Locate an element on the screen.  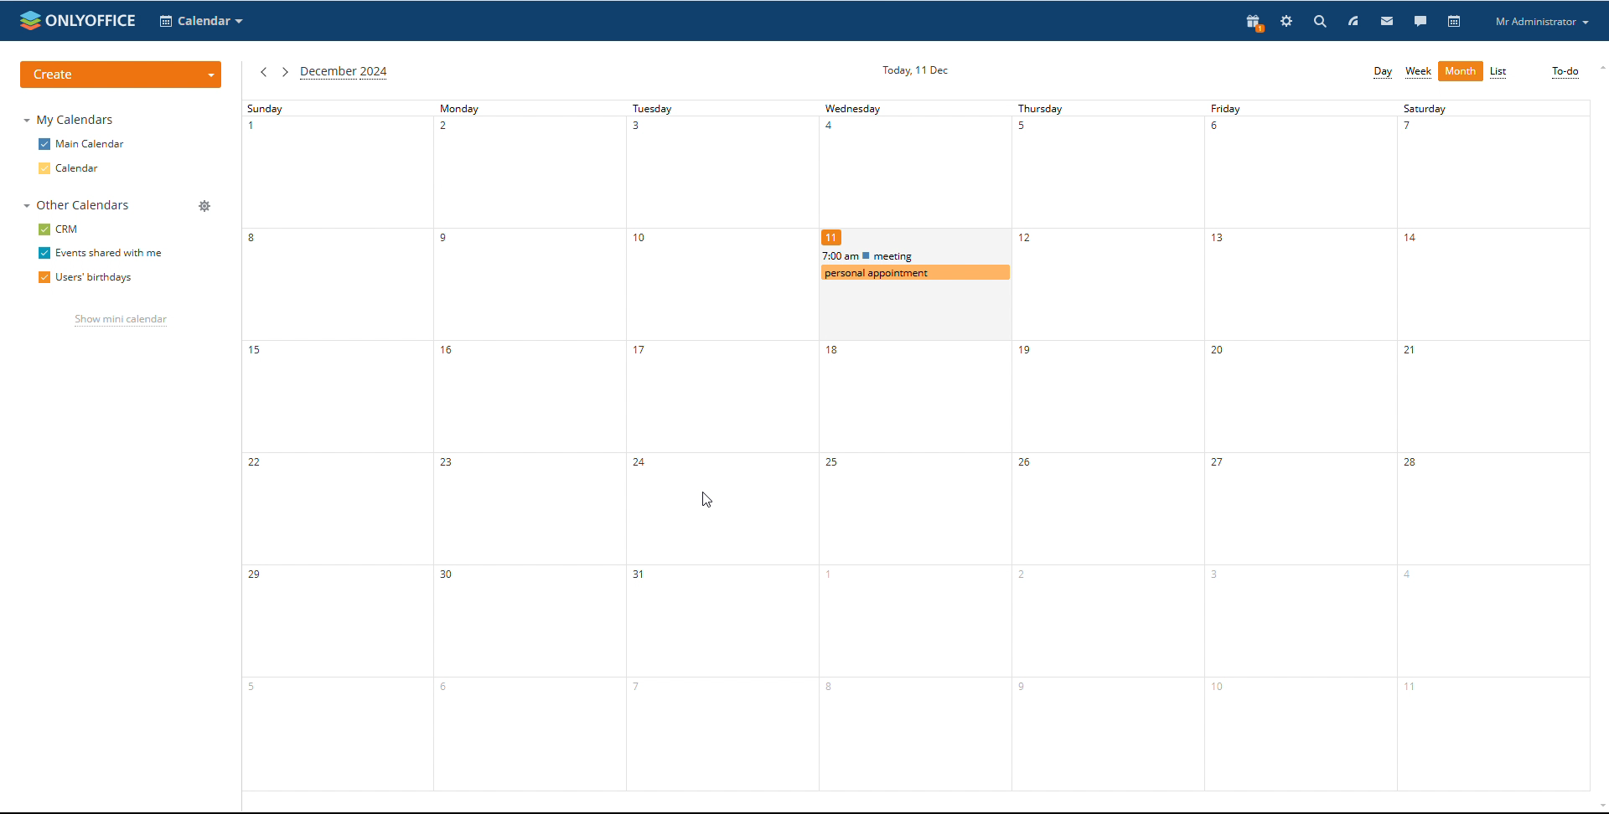
thursday is located at coordinates (1107, 446).